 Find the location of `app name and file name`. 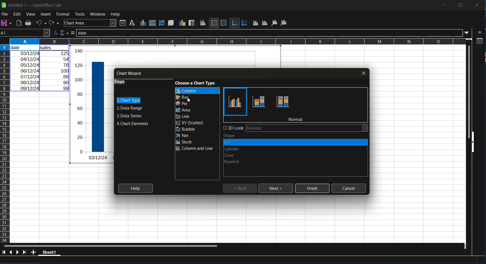

app name and file name is located at coordinates (33, 4).